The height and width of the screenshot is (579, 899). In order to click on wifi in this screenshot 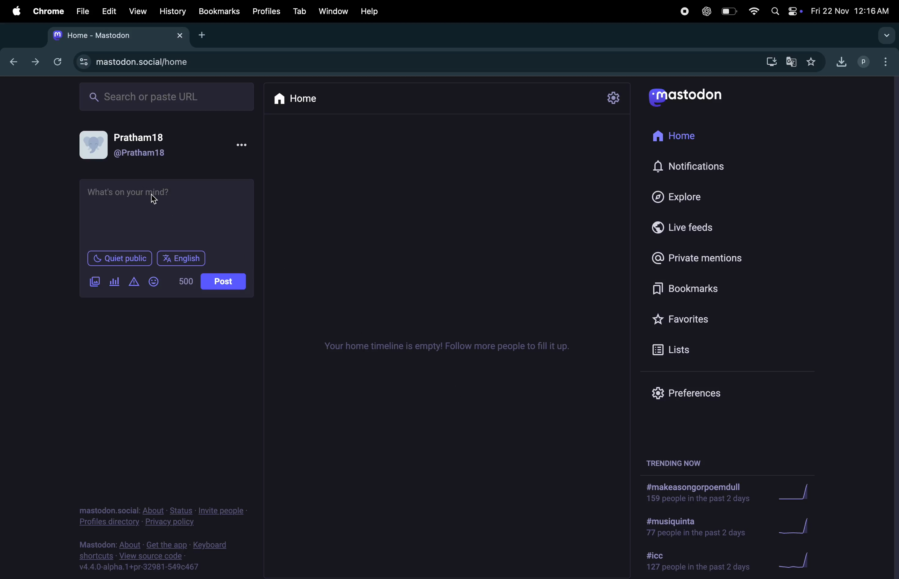, I will do `click(752, 12)`.